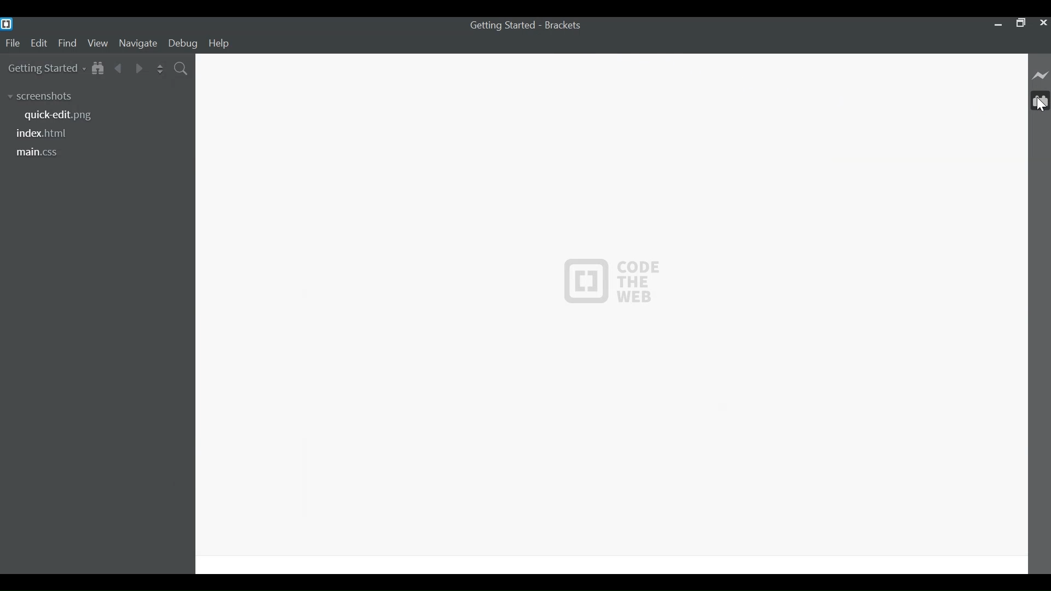 This screenshot has height=591, width=1051. What do you see at coordinates (139, 68) in the screenshot?
I see `Navigate Forward` at bounding box center [139, 68].